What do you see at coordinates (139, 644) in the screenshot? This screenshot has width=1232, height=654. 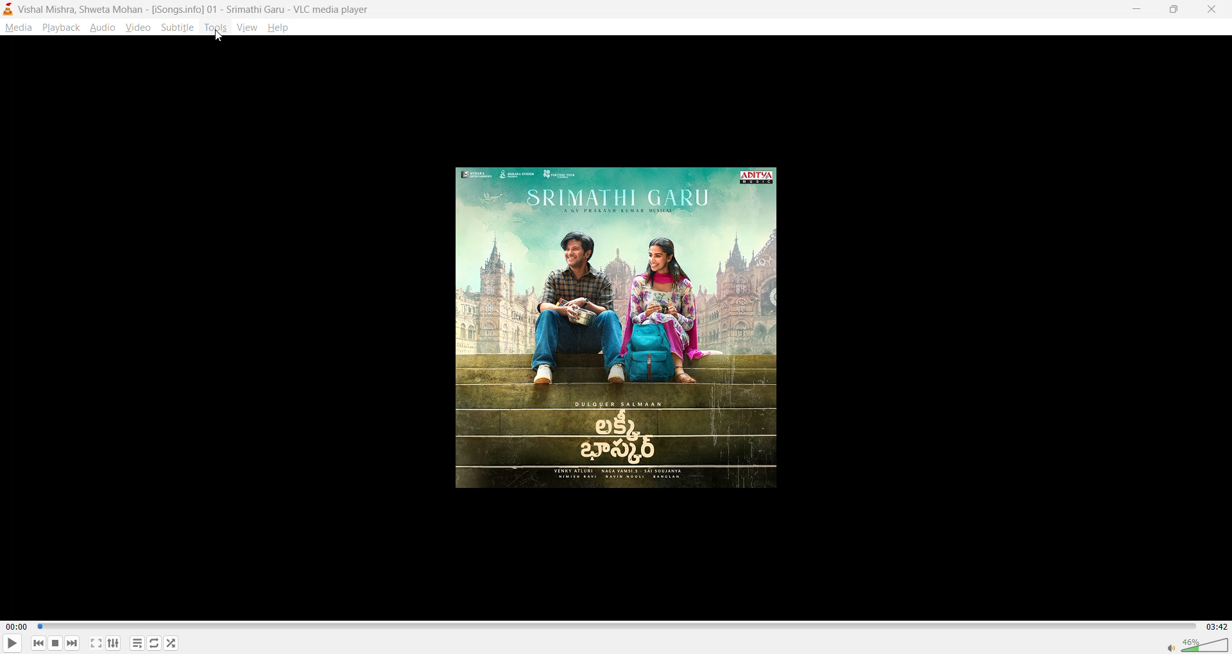 I see `playlist` at bounding box center [139, 644].